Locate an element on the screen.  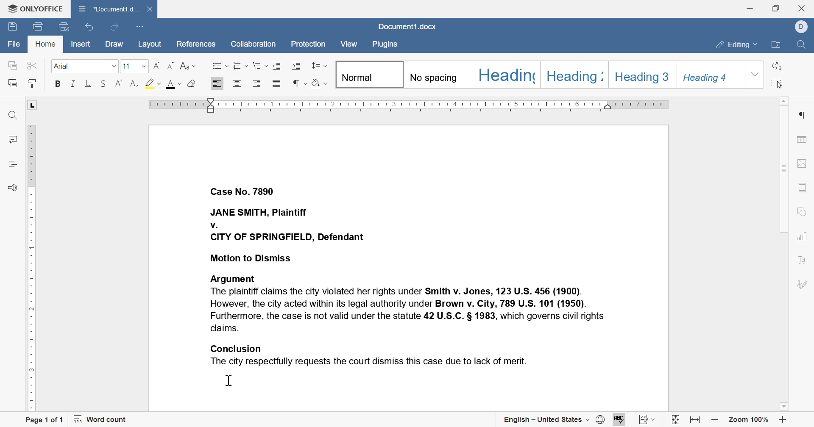
decrement font size is located at coordinates (172, 65).